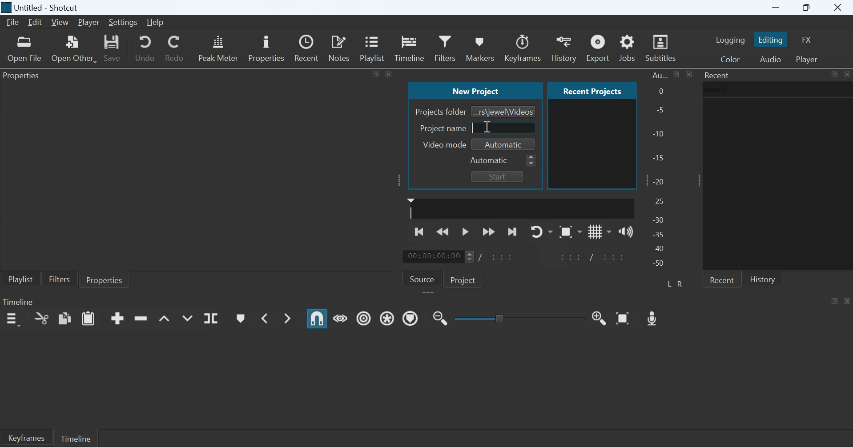  Describe the element at coordinates (389, 74) in the screenshot. I see `close` at that location.